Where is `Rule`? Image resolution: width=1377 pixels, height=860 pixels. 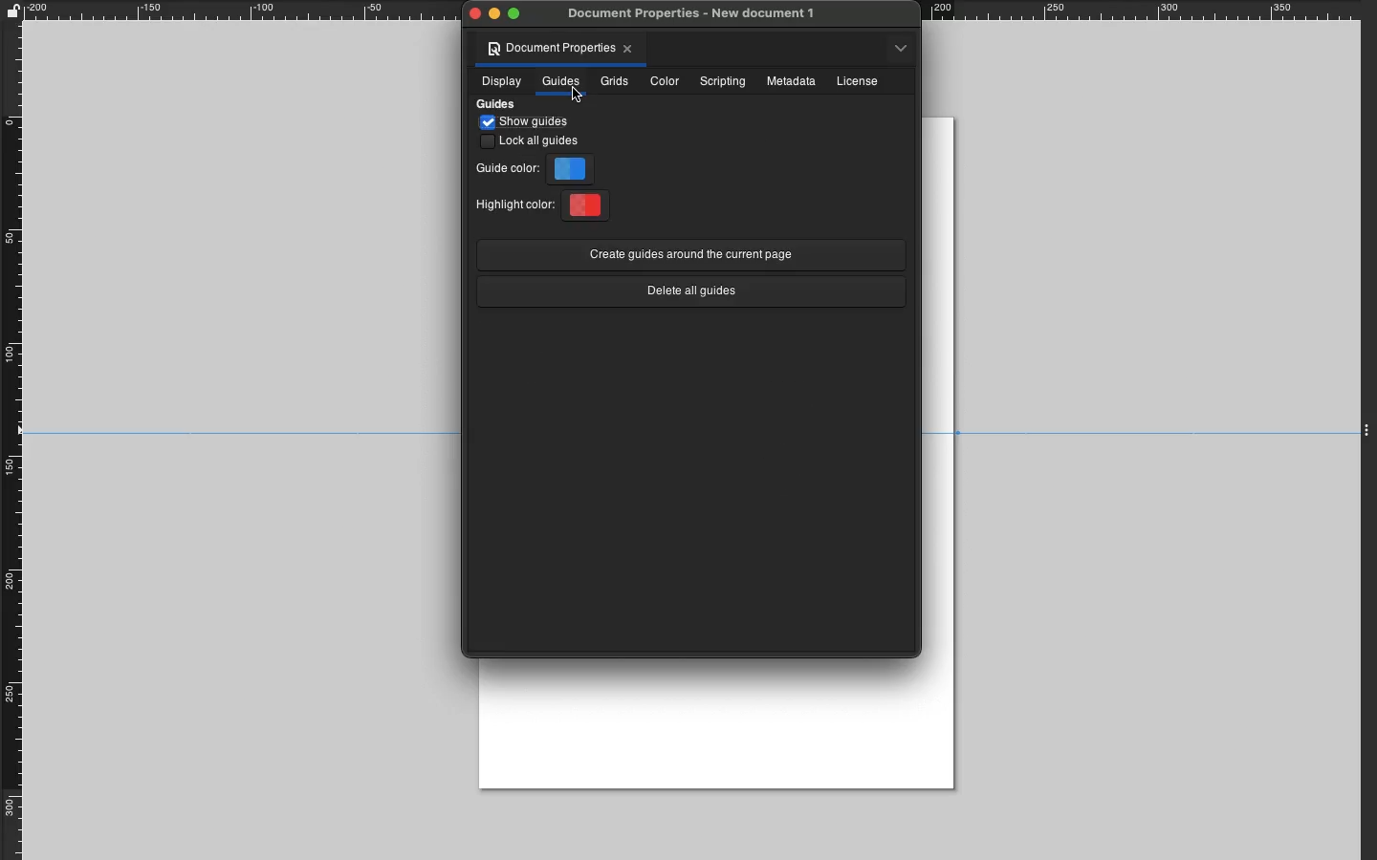 Rule is located at coordinates (12, 440).